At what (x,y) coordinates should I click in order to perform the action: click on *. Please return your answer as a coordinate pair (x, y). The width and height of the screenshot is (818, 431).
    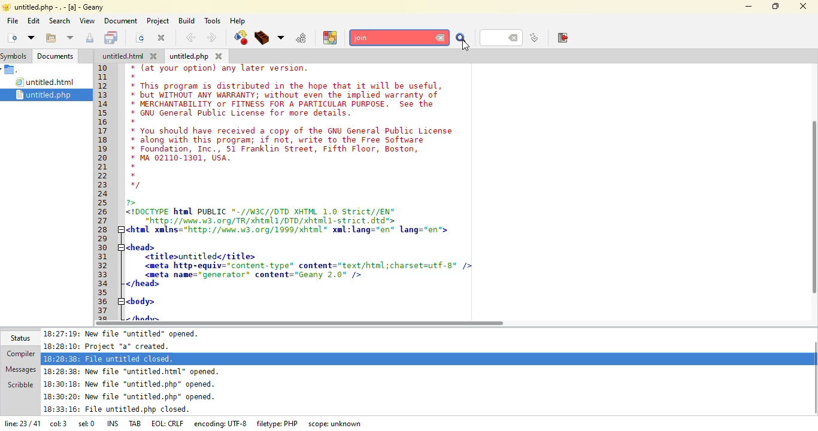
    Looking at the image, I should click on (132, 166).